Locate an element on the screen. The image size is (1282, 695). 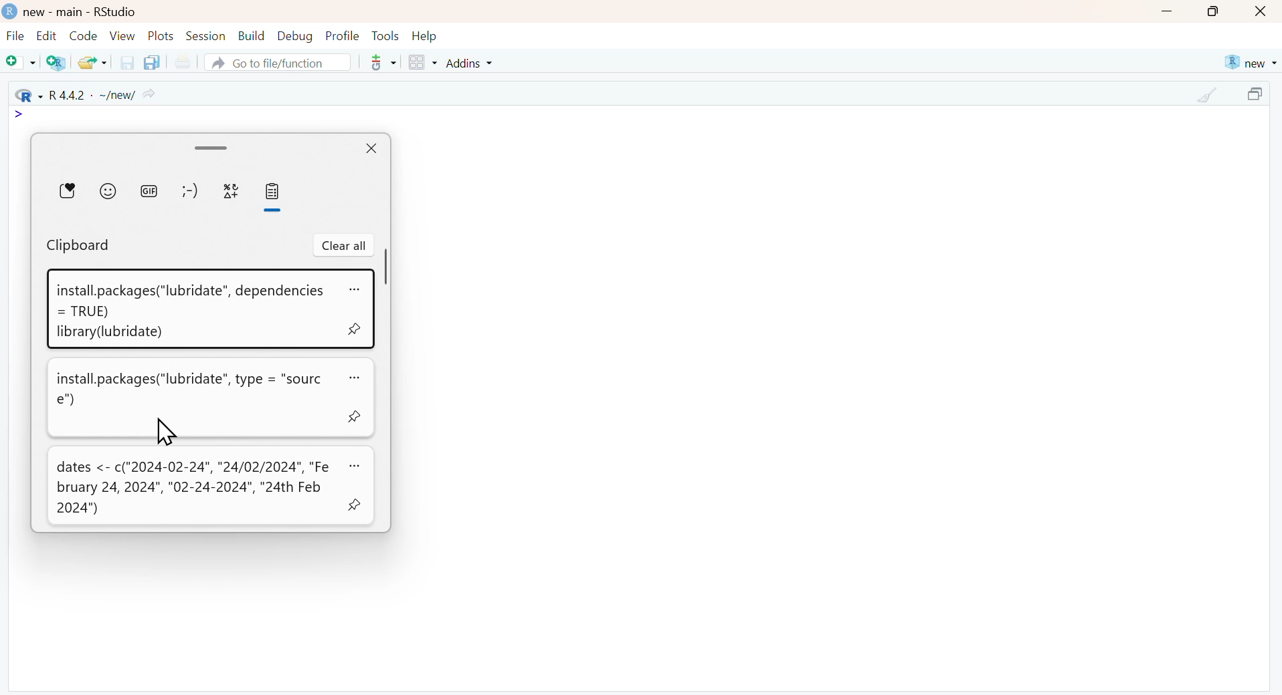
Favorite is located at coordinates (68, 190).